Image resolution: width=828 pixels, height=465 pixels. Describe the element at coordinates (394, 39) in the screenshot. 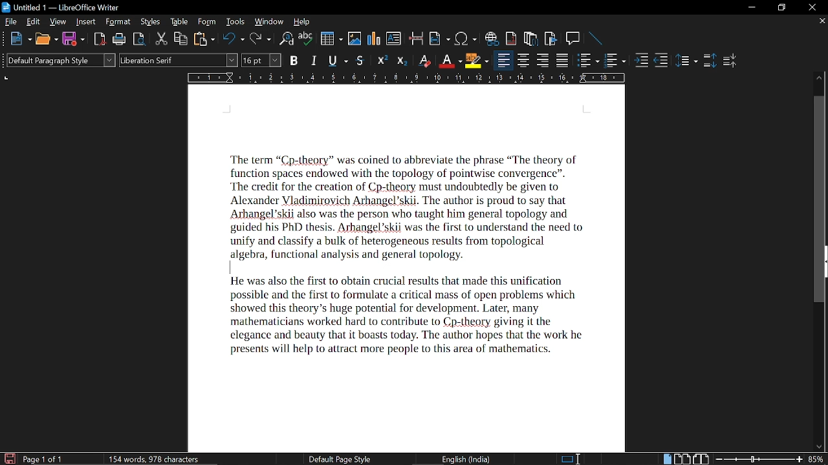

I see `Insert text` at that location.